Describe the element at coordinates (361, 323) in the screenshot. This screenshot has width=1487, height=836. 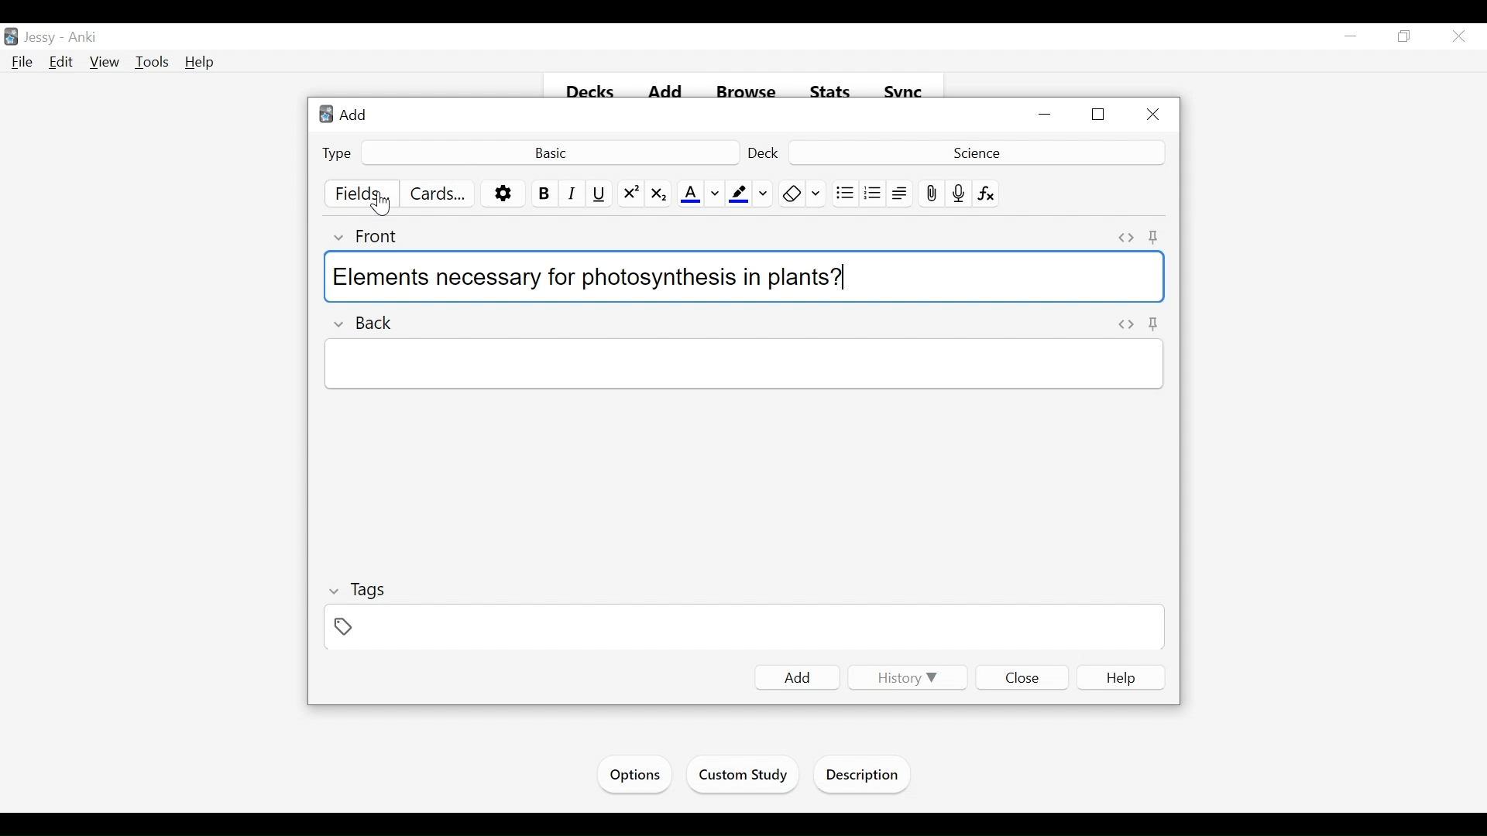
I see `Back ` at that location.